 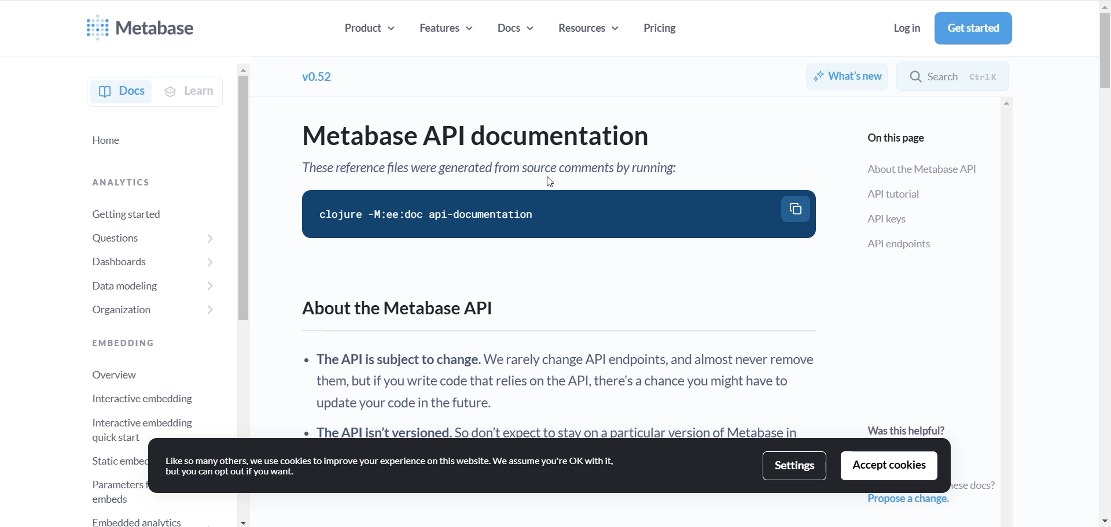 I want to click on API endpoints, so click(x=917, y=245).